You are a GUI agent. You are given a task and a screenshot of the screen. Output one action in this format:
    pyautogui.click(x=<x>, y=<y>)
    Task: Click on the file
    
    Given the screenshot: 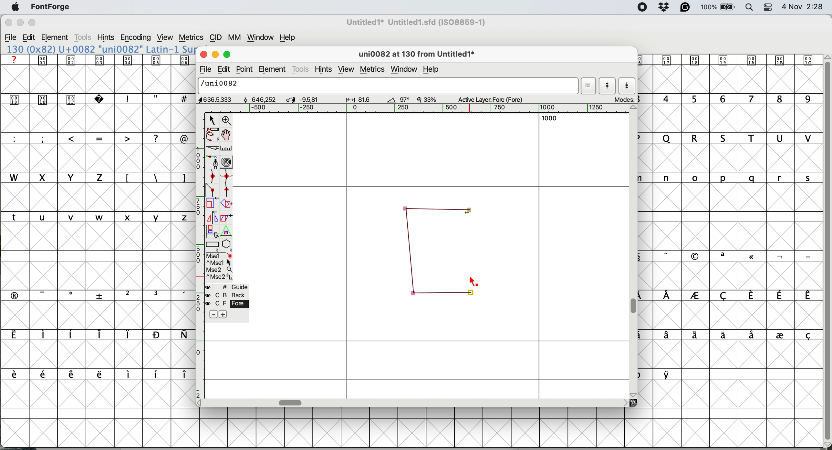 What is the action you would take?
    pyautogui.click(x=11, y=37)
    